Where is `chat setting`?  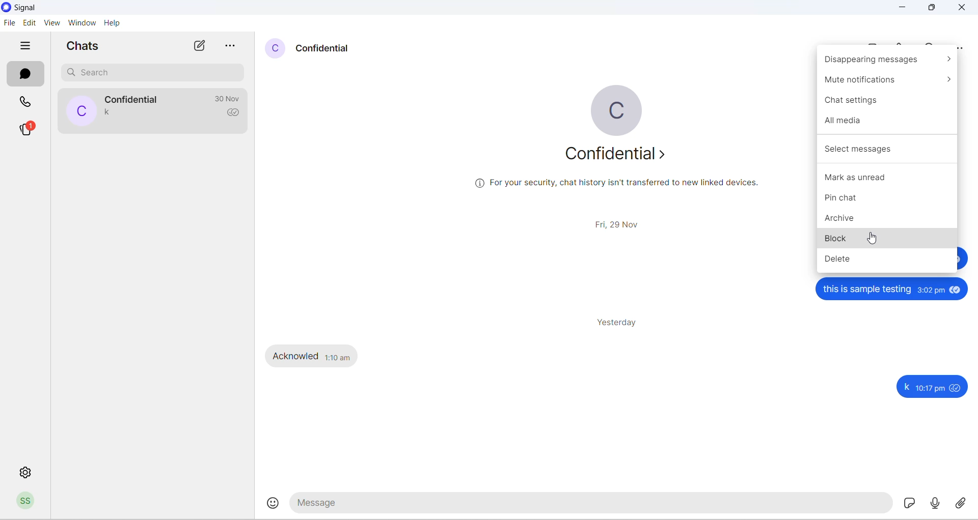
chat setting is located at coordinates (887, 101).